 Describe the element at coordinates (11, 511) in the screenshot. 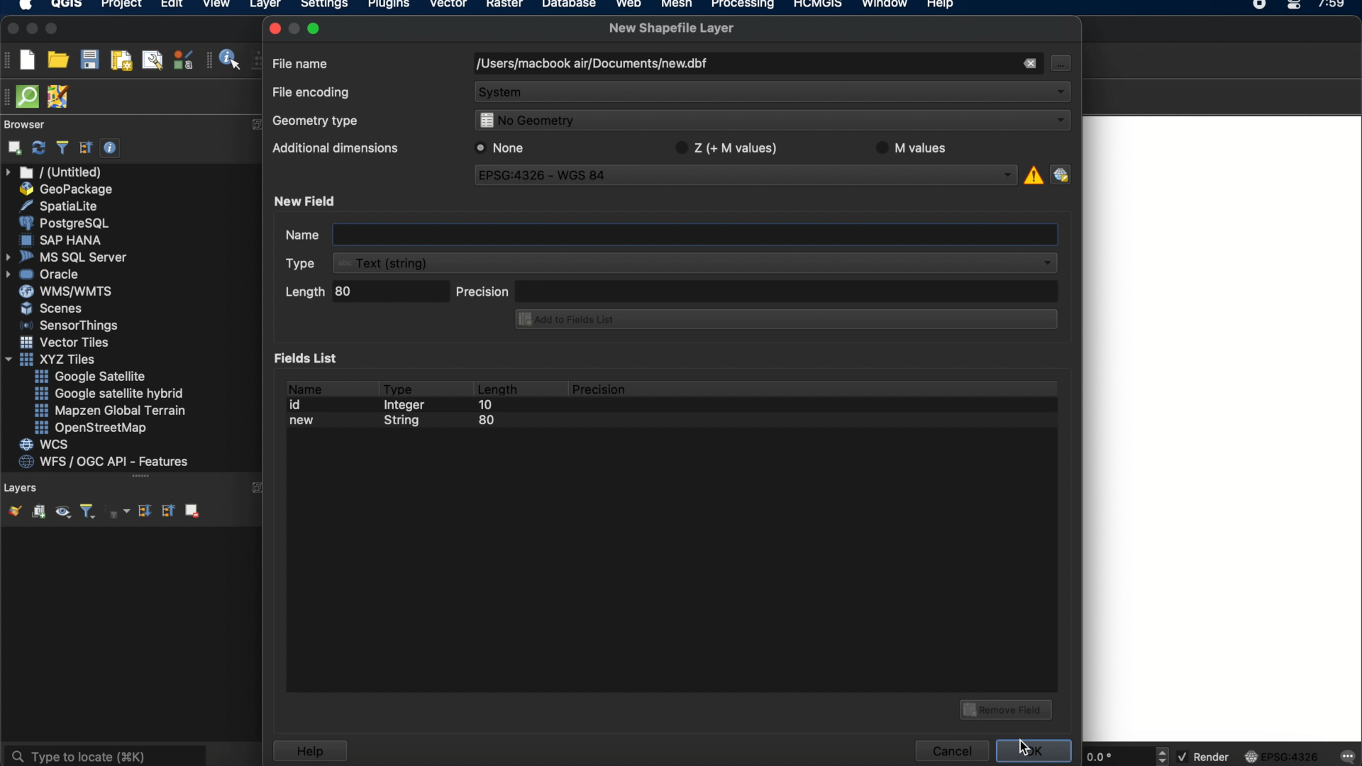

I see `open the layer` at that location.